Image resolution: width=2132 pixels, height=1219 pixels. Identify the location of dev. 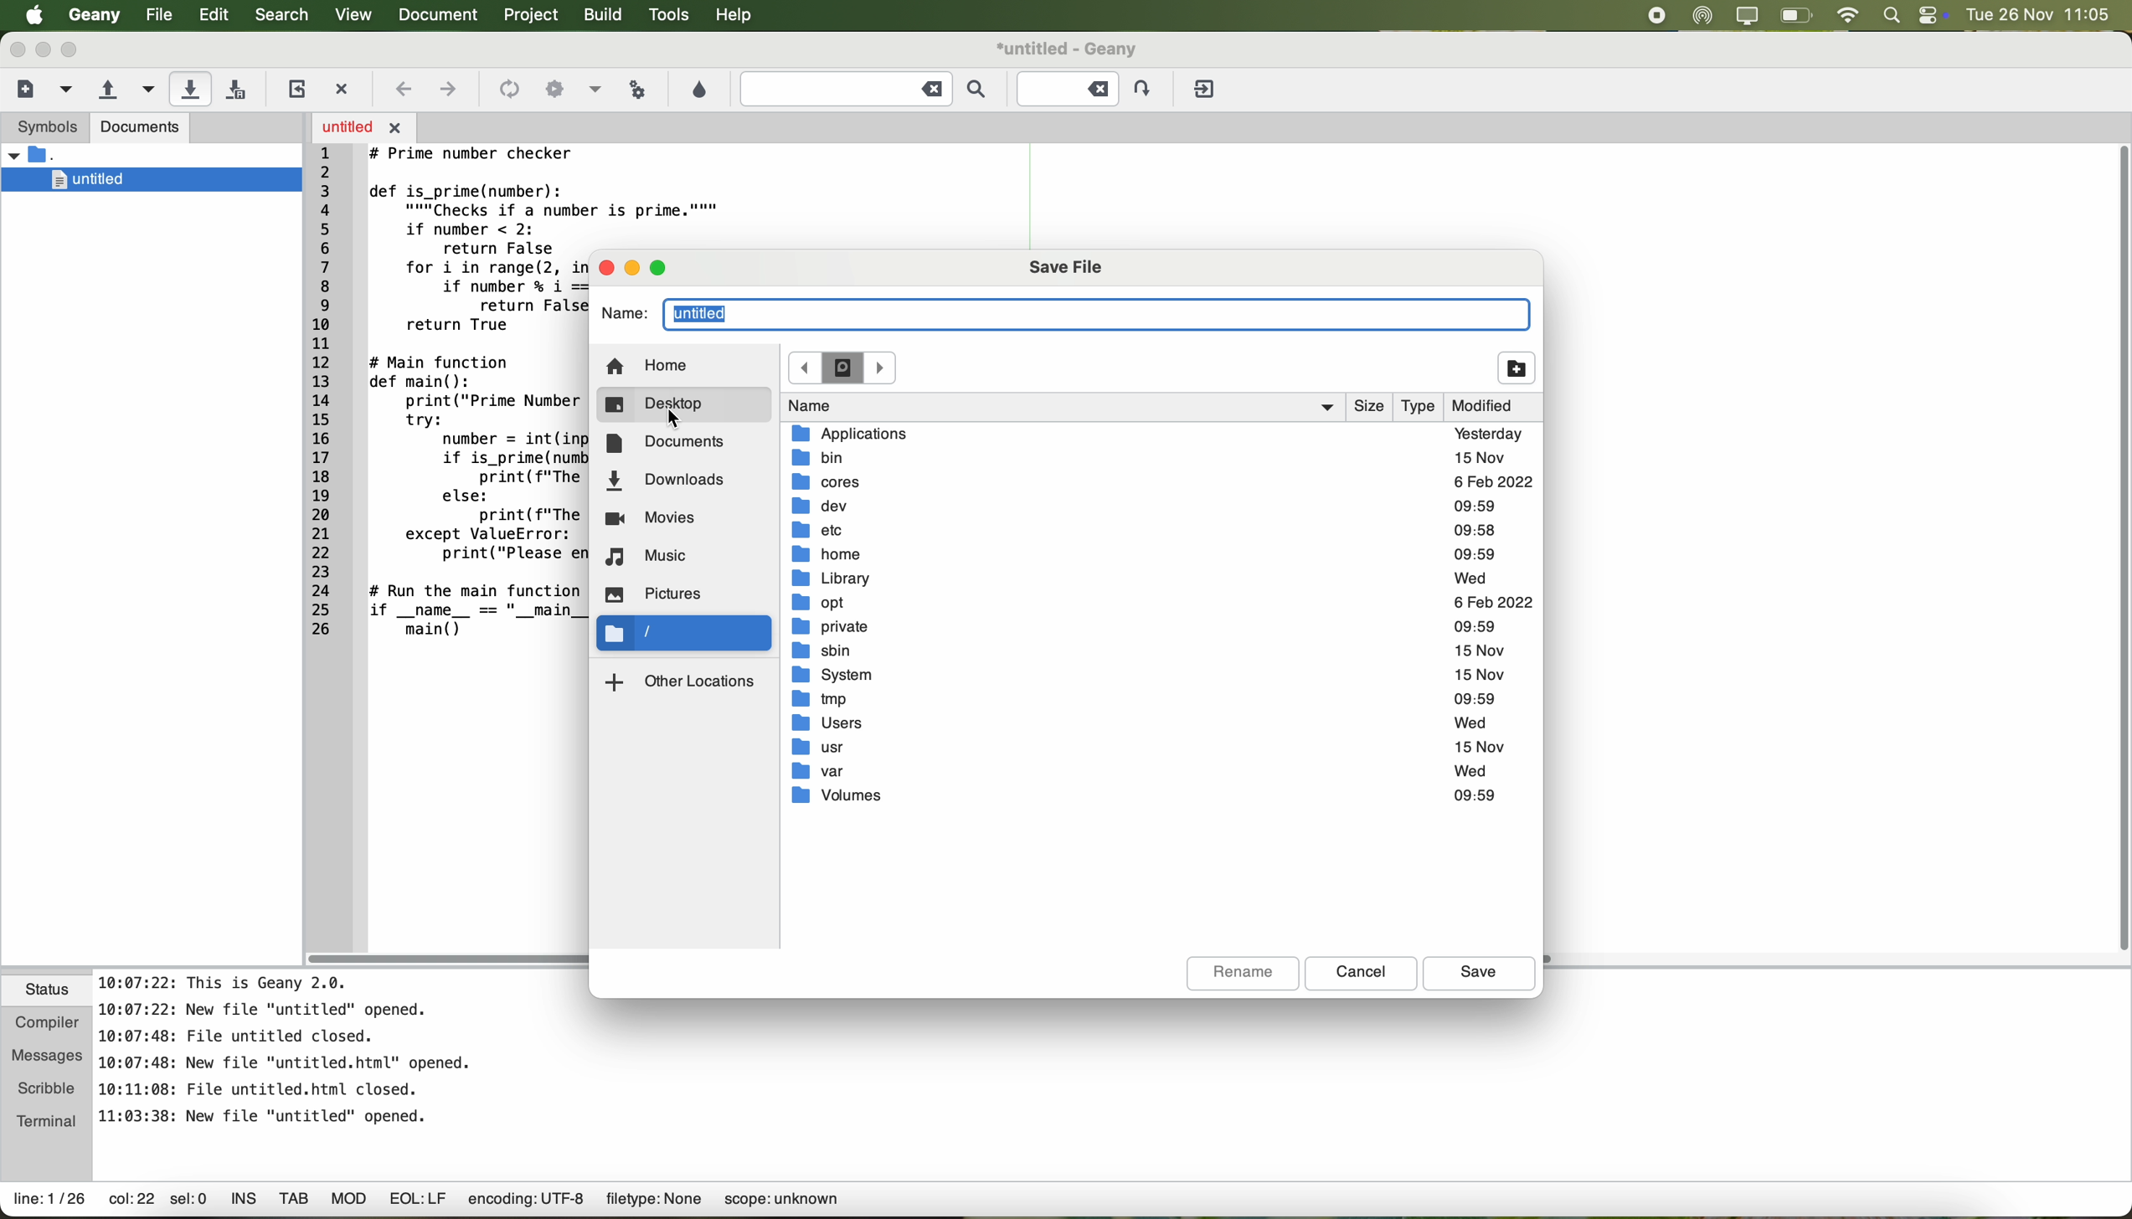
(1146, 507).